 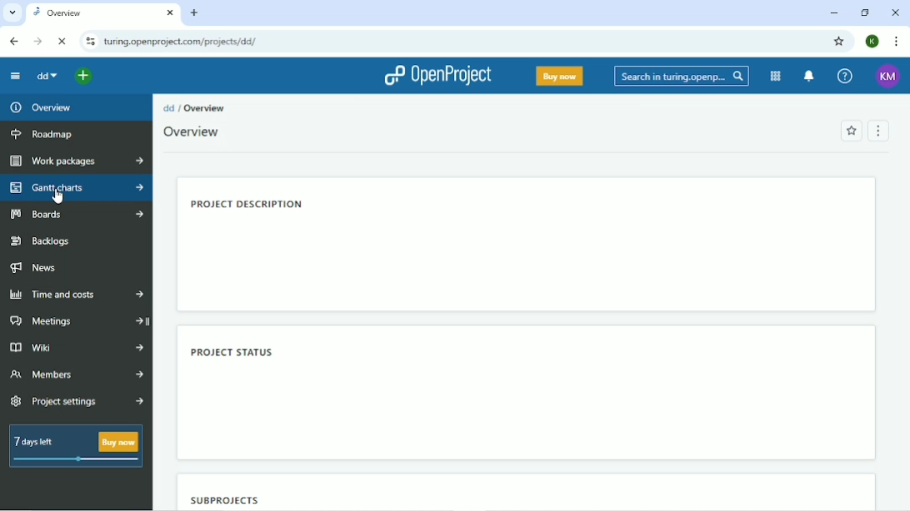 What do you see at coordinates (74, 295) in the screenshot?
I see `Time and costs` at bounding box center [74, 295].